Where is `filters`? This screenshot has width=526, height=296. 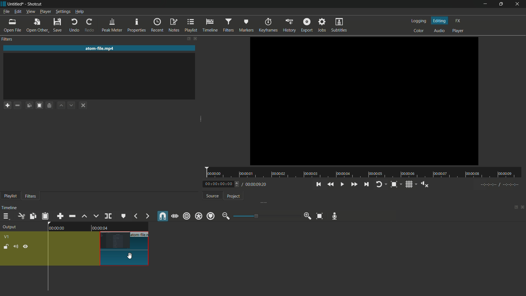
filters is located at coordinates (30, 196).